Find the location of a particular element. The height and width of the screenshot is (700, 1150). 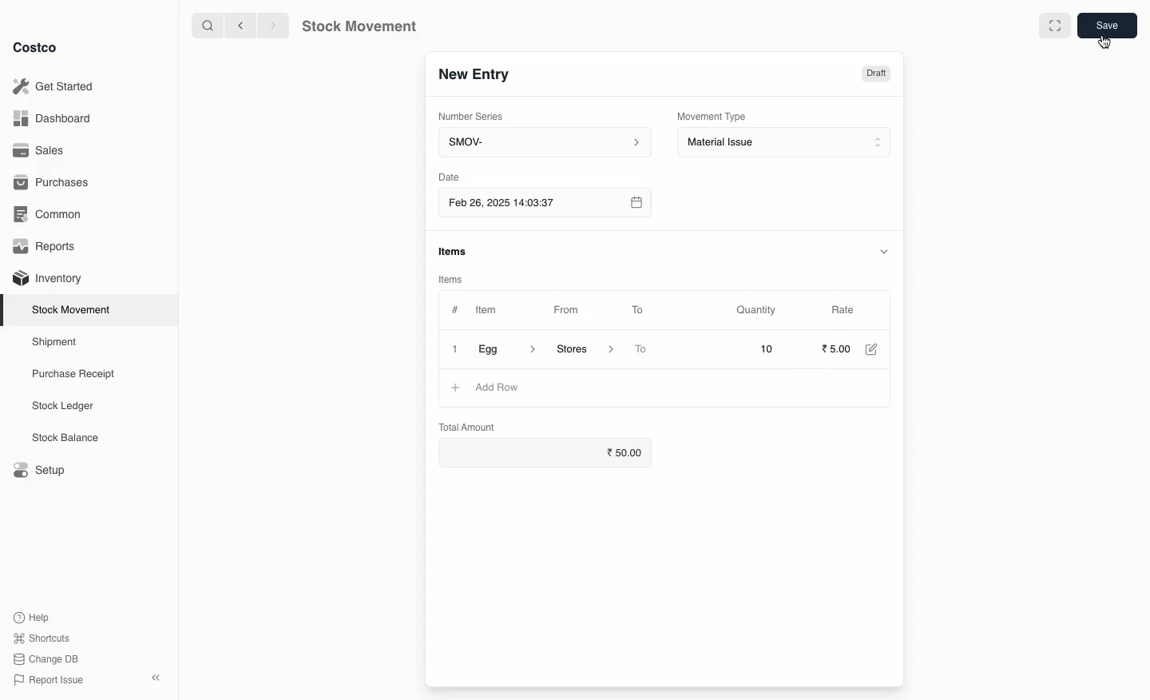

Stock Movement is located at coordinates (356, 26).